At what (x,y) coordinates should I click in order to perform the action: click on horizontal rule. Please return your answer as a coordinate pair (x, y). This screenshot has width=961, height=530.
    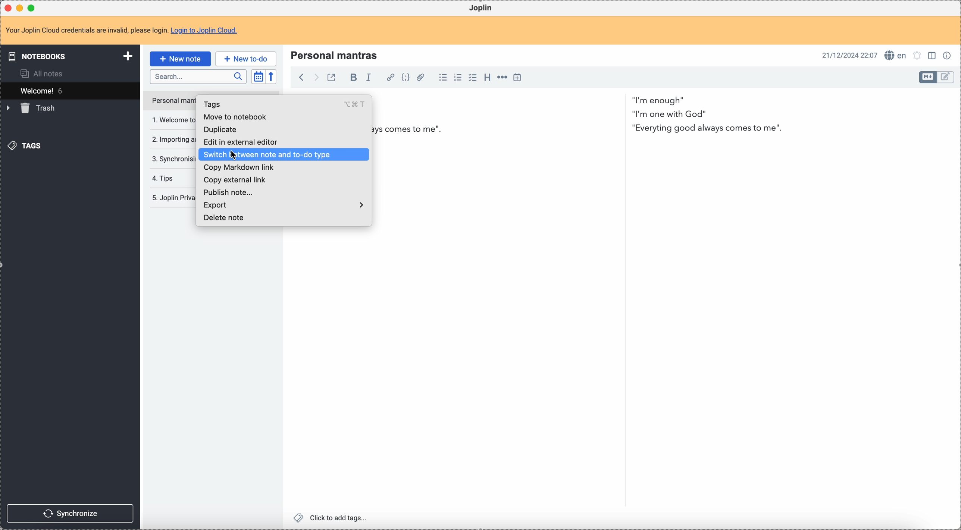
    Looking at the image, I should click on (502, 78).